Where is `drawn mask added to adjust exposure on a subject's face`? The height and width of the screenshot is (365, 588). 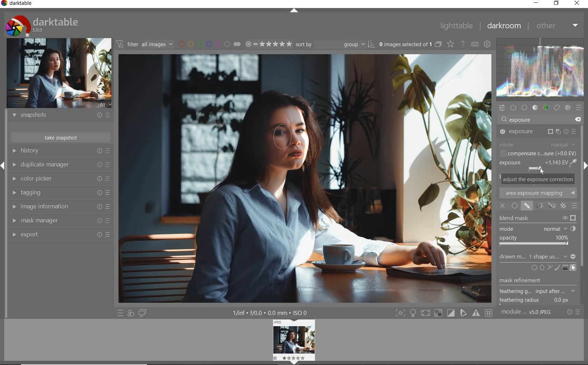
drawn mask added to adjust exposure on a subject's face is located at coordinates (284, 140).